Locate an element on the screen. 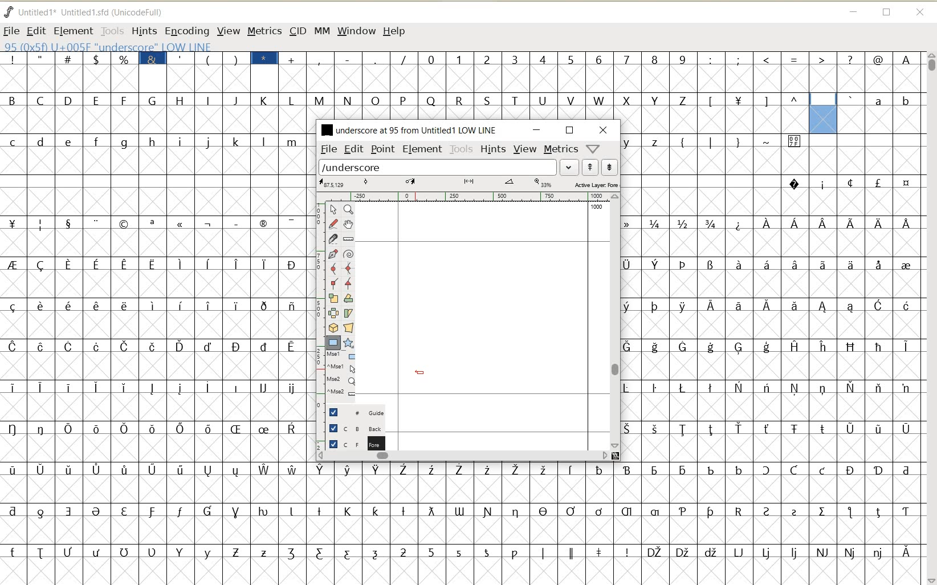 The image size is (937, 585). RESTORE is located at coordinates (570, 131).